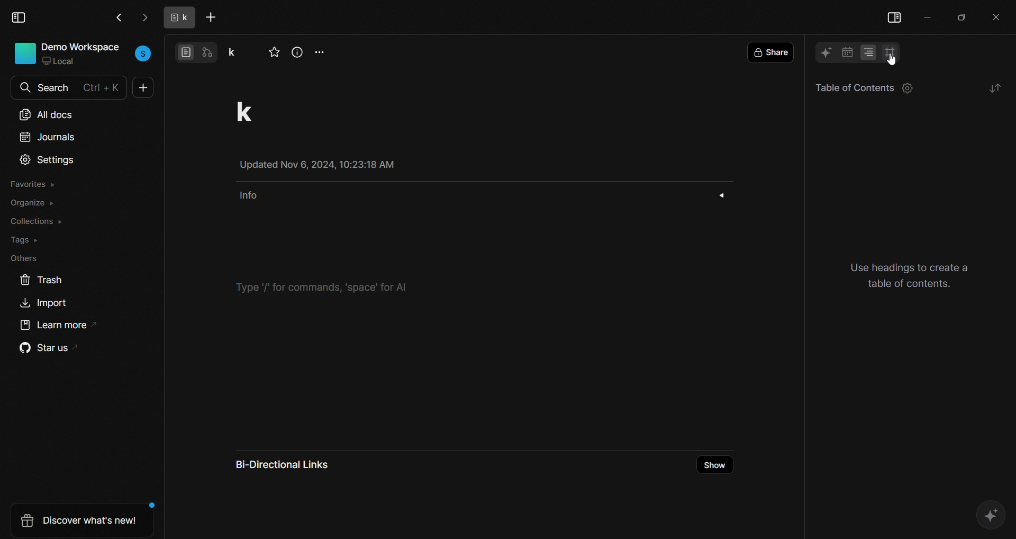 This screenshot has height=539, width=1016. What do you see at coordinates (850, 88) in the screenshot?
I see `table of contents` at bounding box center [850, 88].